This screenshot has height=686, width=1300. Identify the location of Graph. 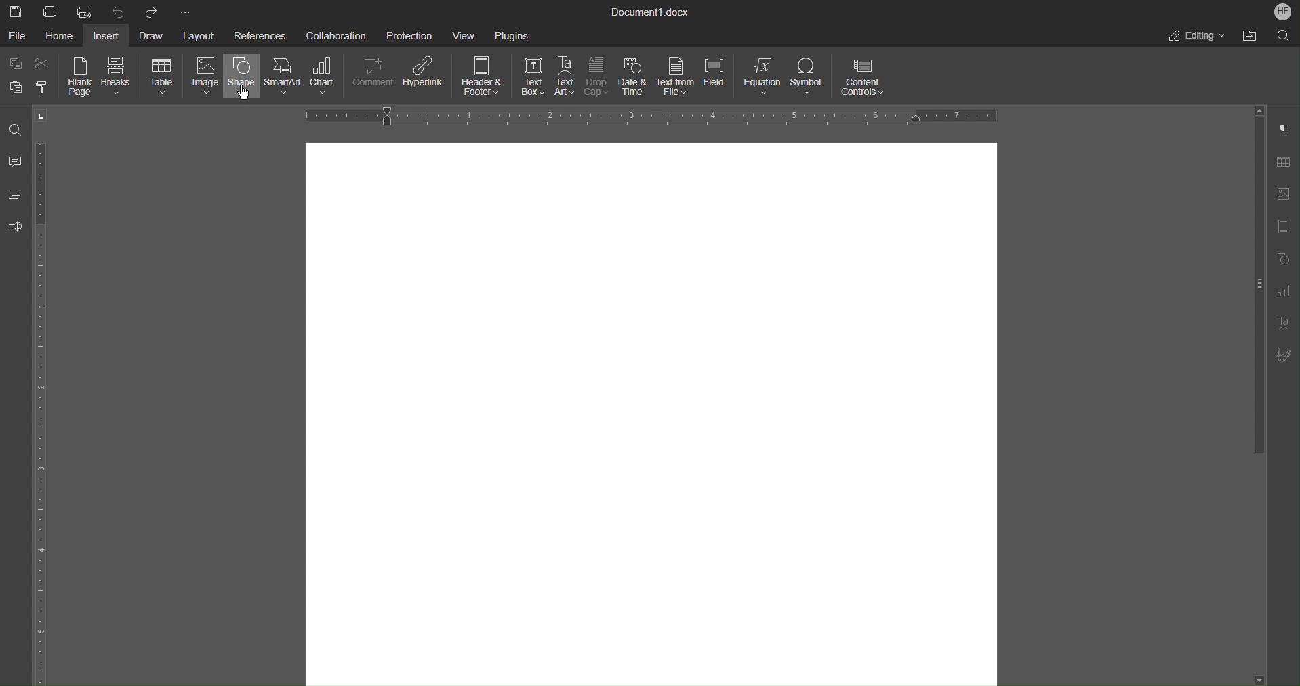
(1288, 291).